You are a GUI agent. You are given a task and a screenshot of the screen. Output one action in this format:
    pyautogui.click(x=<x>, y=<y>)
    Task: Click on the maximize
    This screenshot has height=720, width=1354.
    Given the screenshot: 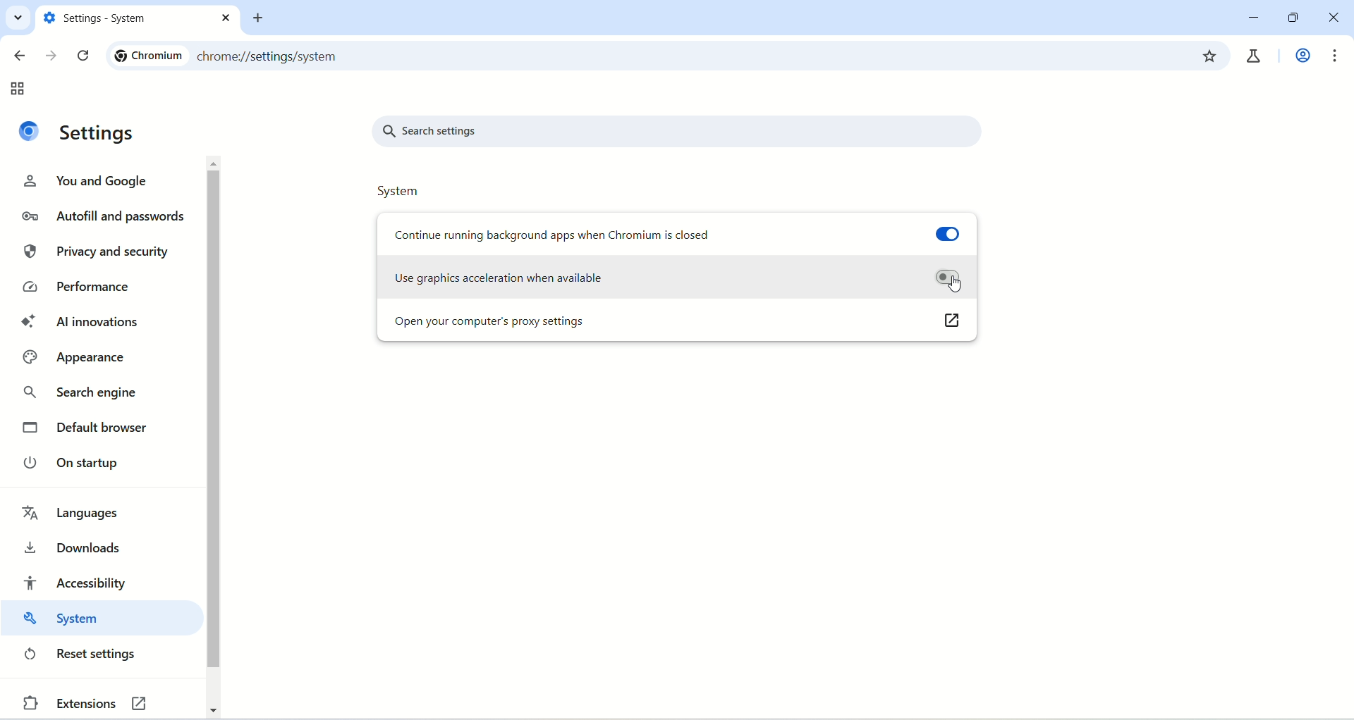 What is the action you would take?
    pyautogui.click(x=1290, y=18)
    